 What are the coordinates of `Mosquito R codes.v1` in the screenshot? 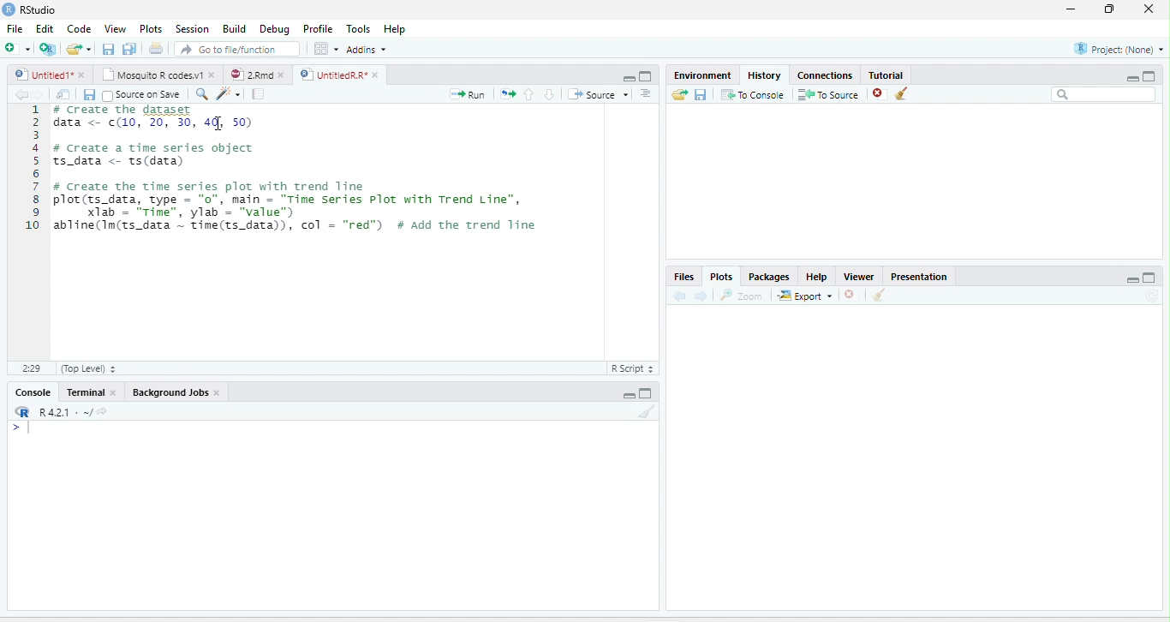 It's located at (151, 75).